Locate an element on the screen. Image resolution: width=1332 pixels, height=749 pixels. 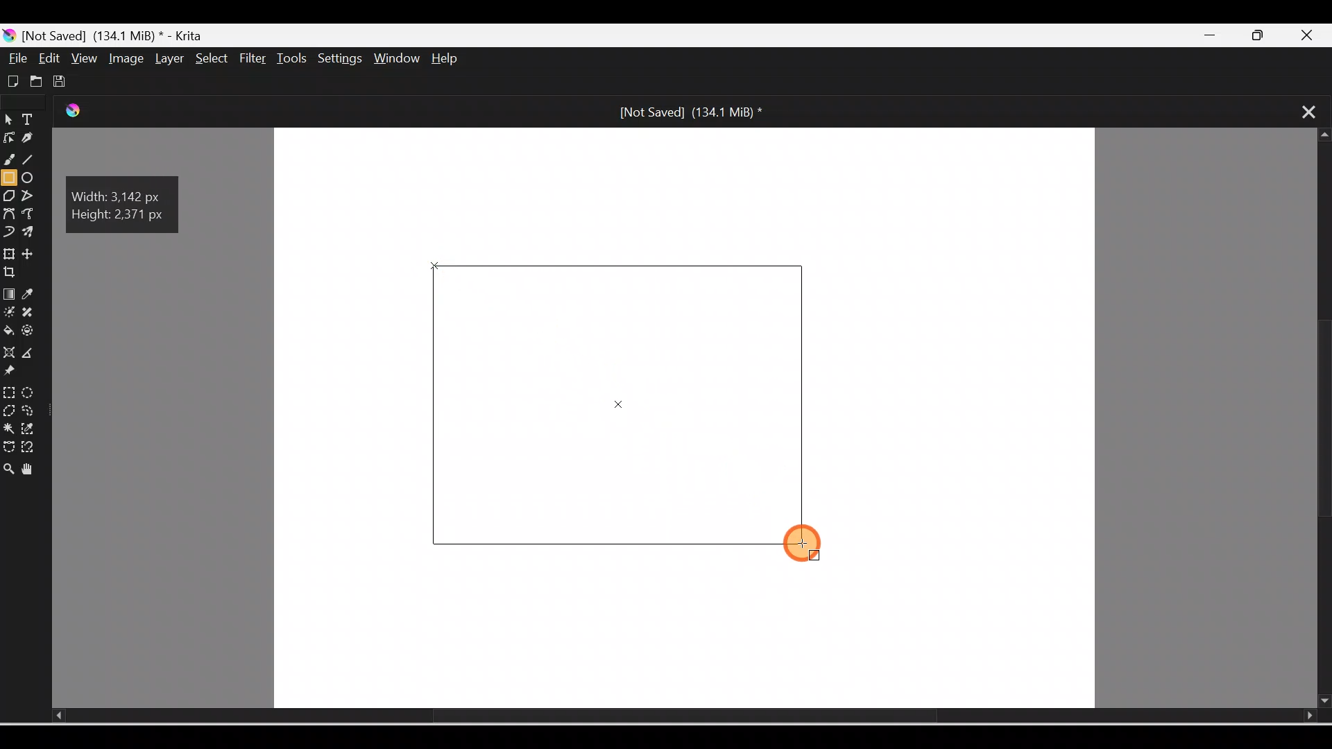
Line is located at coordinates (33, 162).